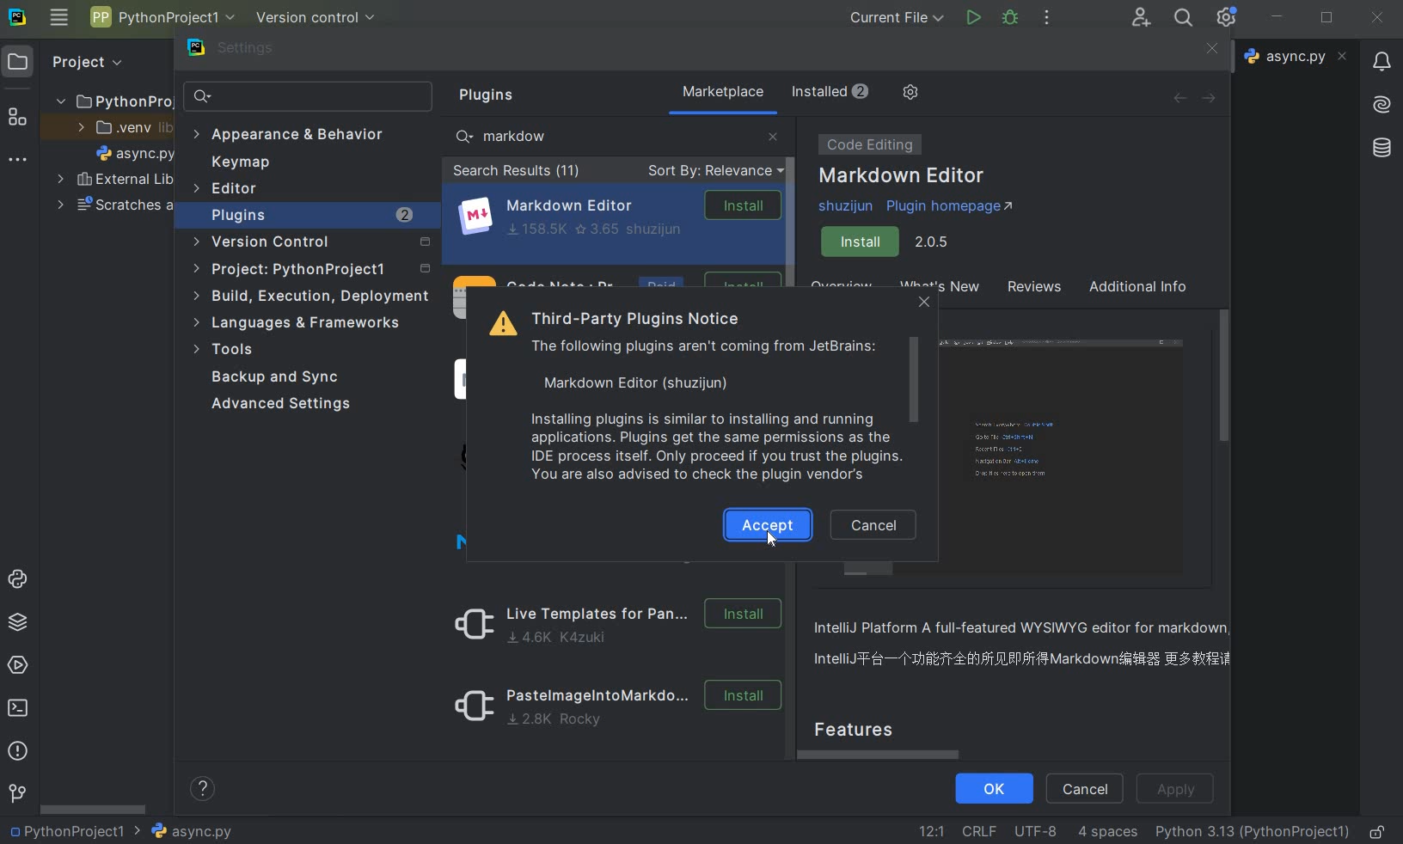  I want to click on indent, so click(1109, 834).